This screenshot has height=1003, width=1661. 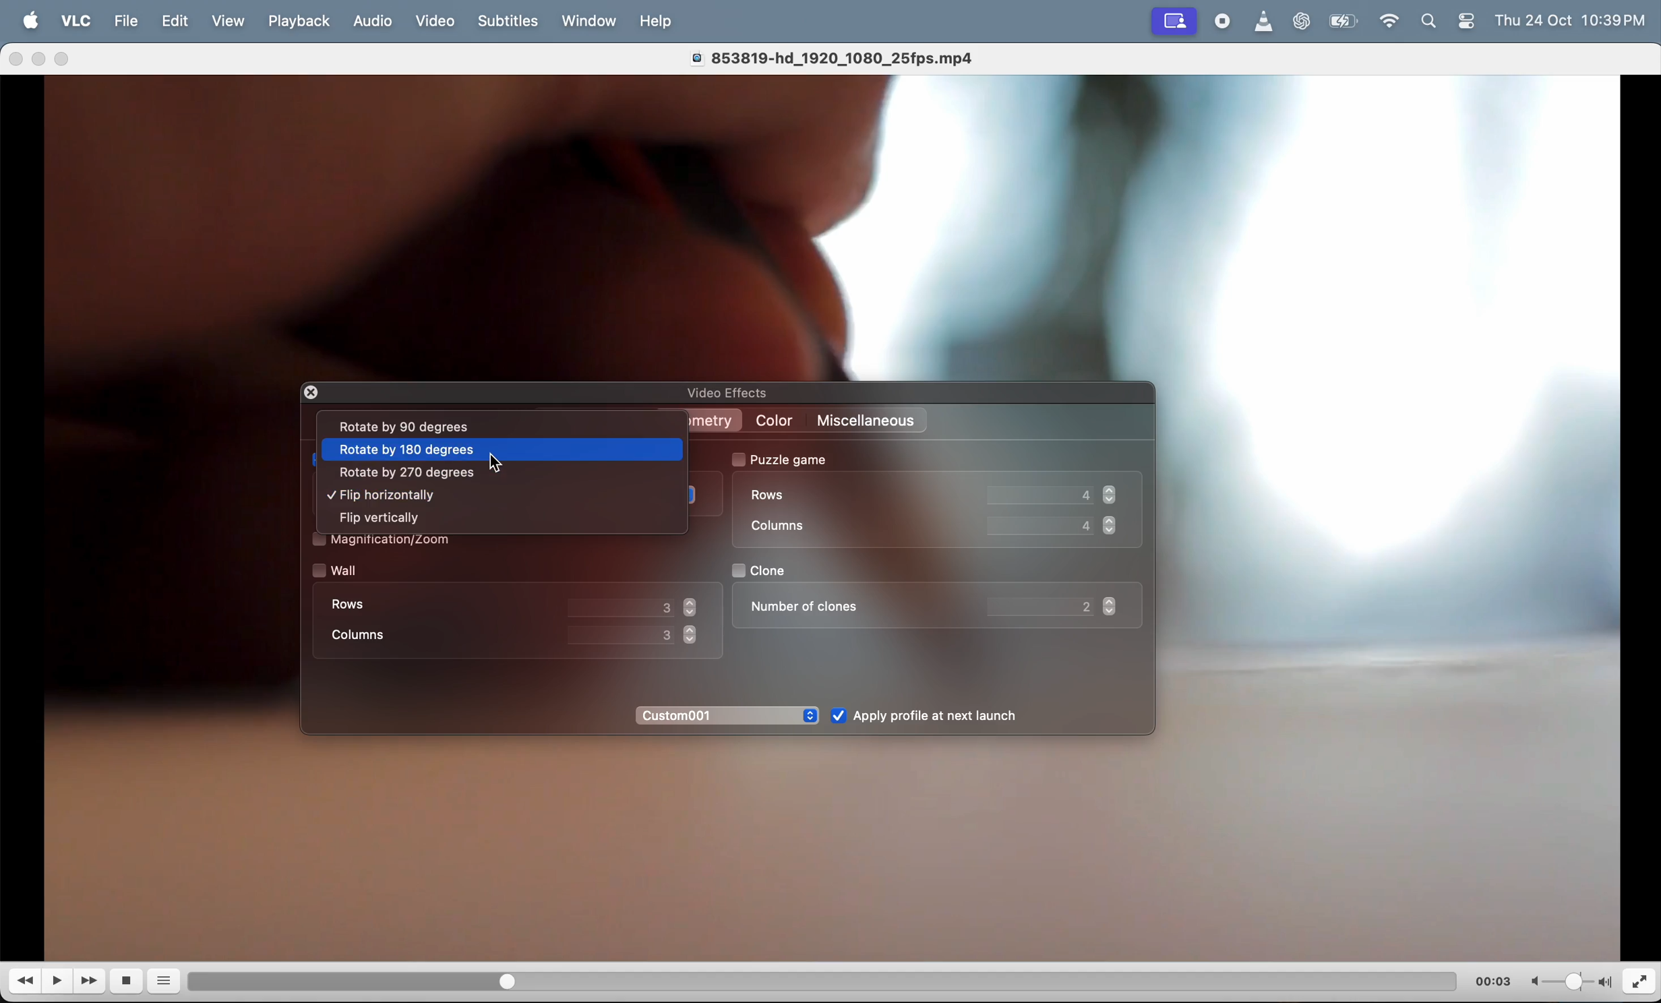 I want to click on coloumn value, so click(x=1058, y=524).